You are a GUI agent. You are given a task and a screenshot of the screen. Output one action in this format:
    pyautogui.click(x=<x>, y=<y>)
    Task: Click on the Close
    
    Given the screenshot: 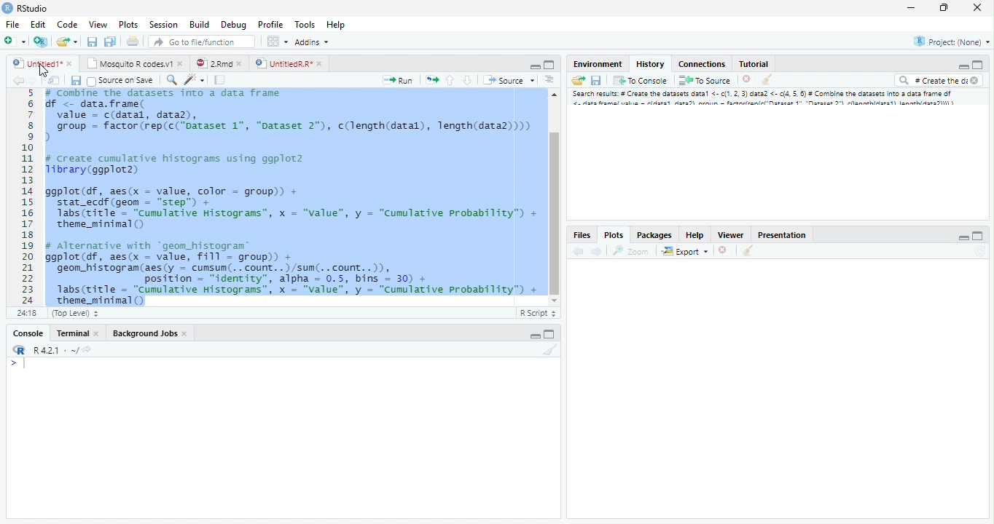 What is the action you would take?
    pyautogui.click(x=976, y=7)
    